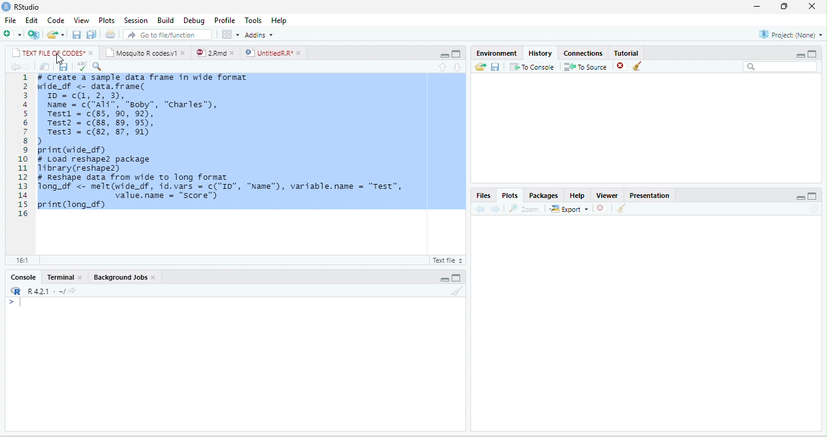  I want to click on Packages, so click(544, 195).